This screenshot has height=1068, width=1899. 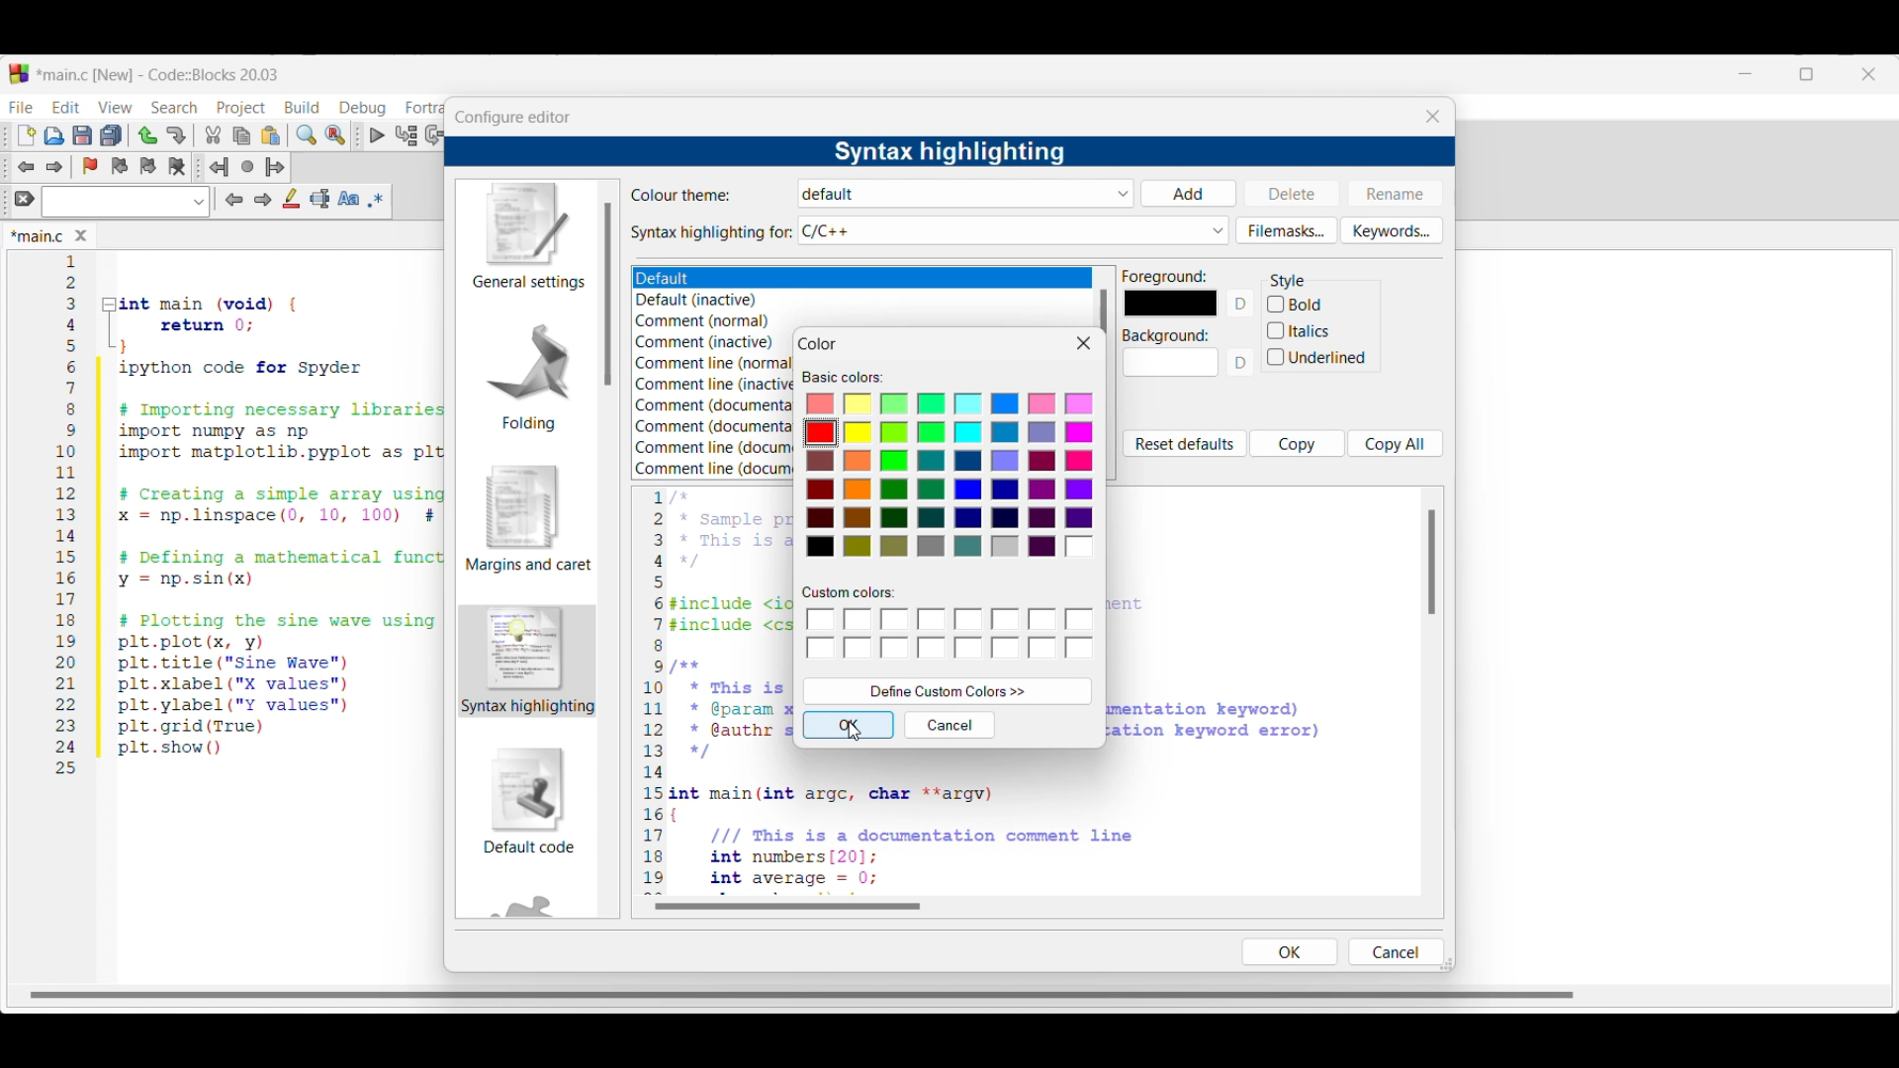 What do you see at coordinates (863, 734) in the screenshot?
I see `cursor` at bounding box center [863, 734].